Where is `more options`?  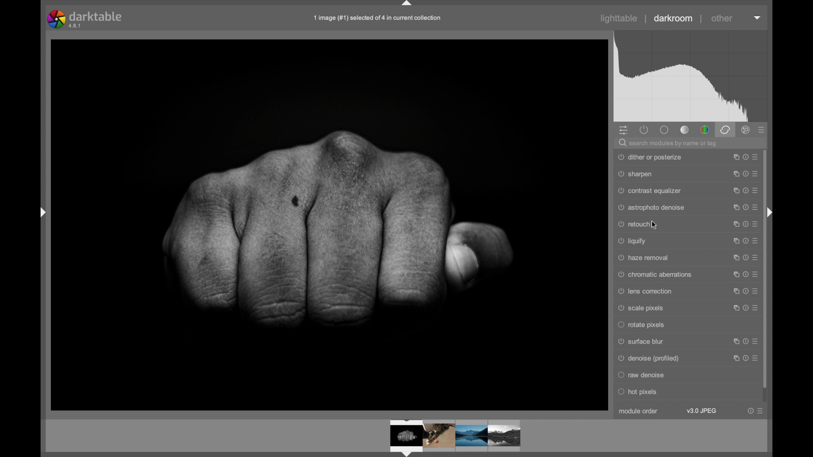
more options is located at coordinates (754, 358).